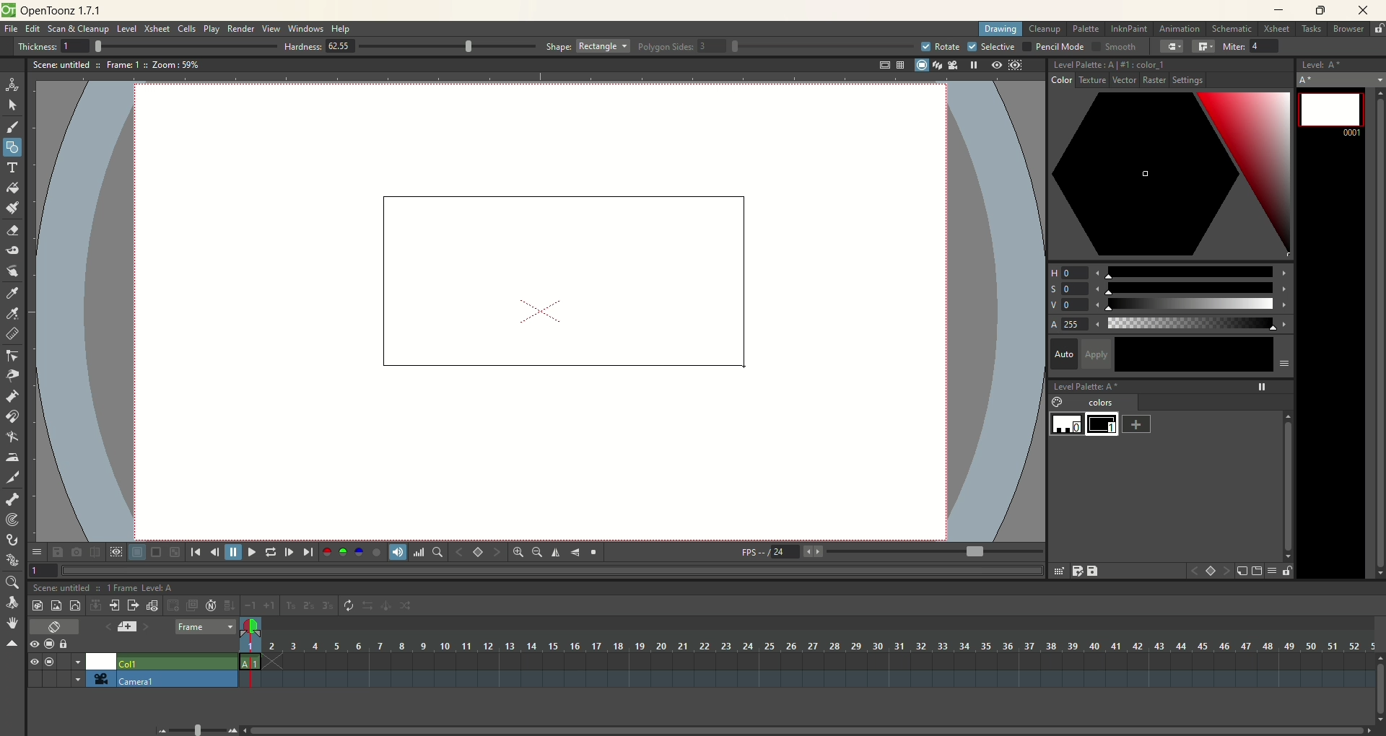 Image resolution: width=1386 pixels, height=736 pixels. What do you see at coordinates (376, 551) in the screenshot?
I see `alpha channel` at bounding box center [376, 551].